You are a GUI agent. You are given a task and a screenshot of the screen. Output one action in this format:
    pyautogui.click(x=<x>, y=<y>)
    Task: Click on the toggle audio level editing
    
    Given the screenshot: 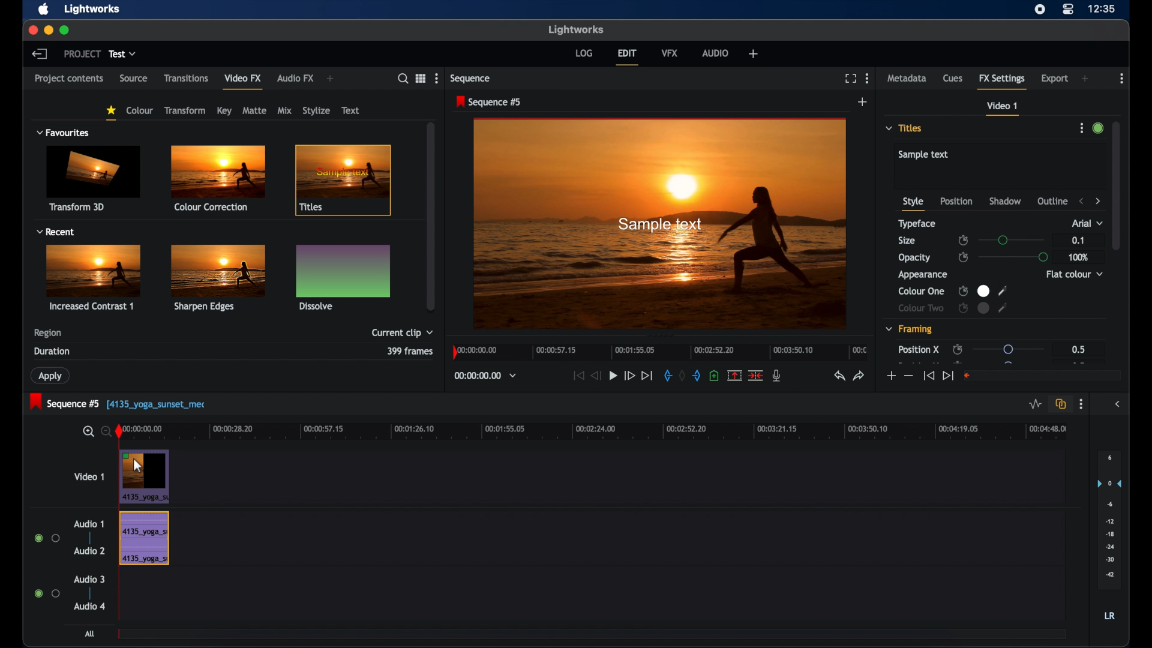 What is the action you would take?
    pyautogui.click(x=1033, y=404)
    